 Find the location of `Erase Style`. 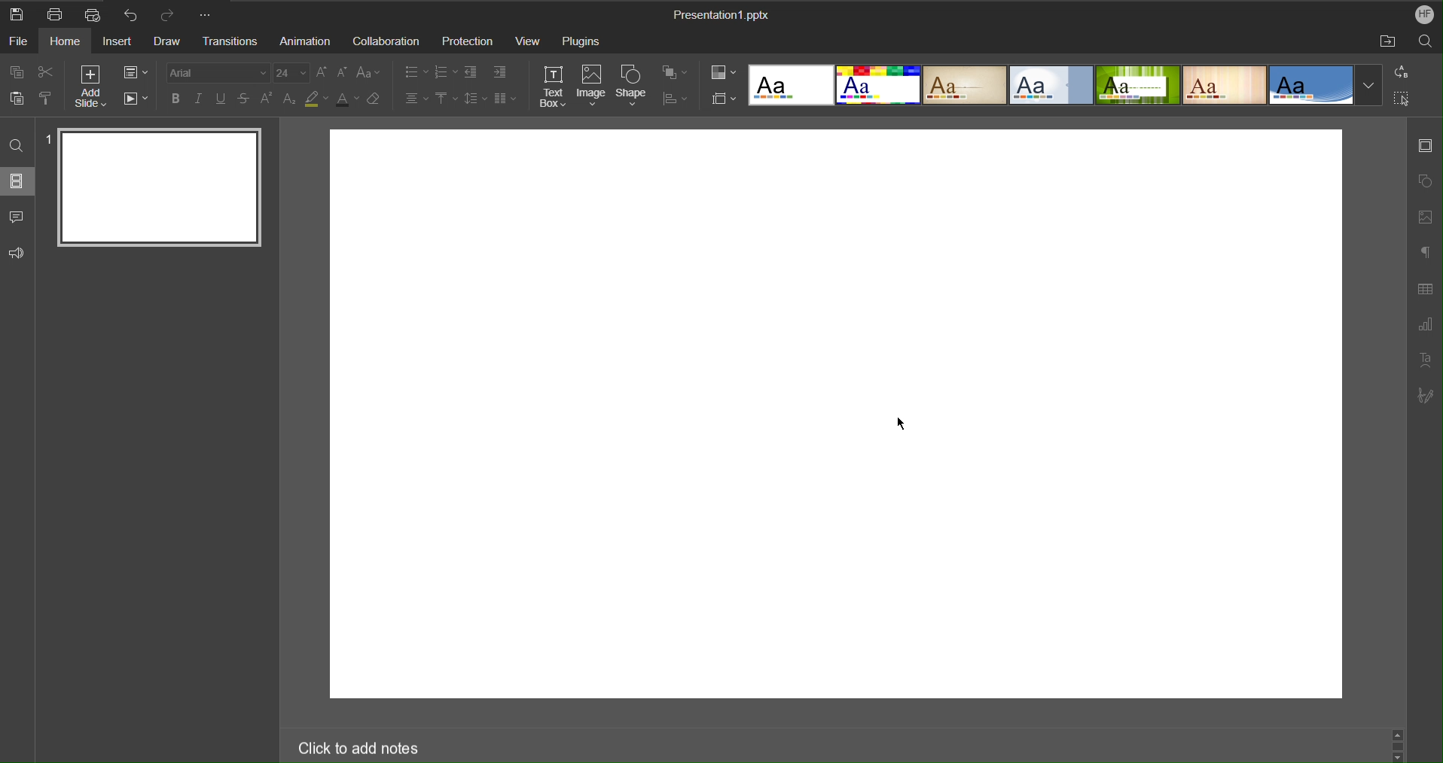

Erase Style is located at coordinates (374, 99).